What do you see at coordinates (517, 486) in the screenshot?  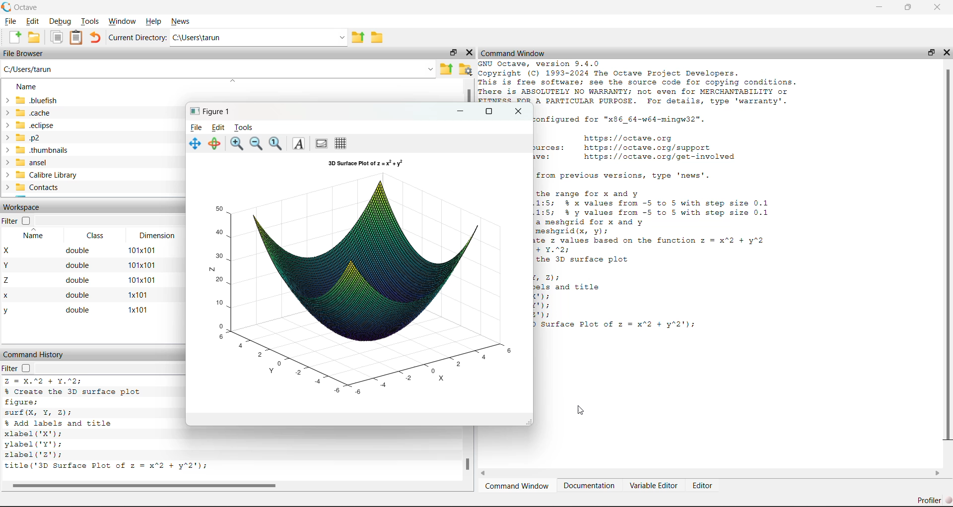 I see `Command Window` at bounding box center [517, 486].